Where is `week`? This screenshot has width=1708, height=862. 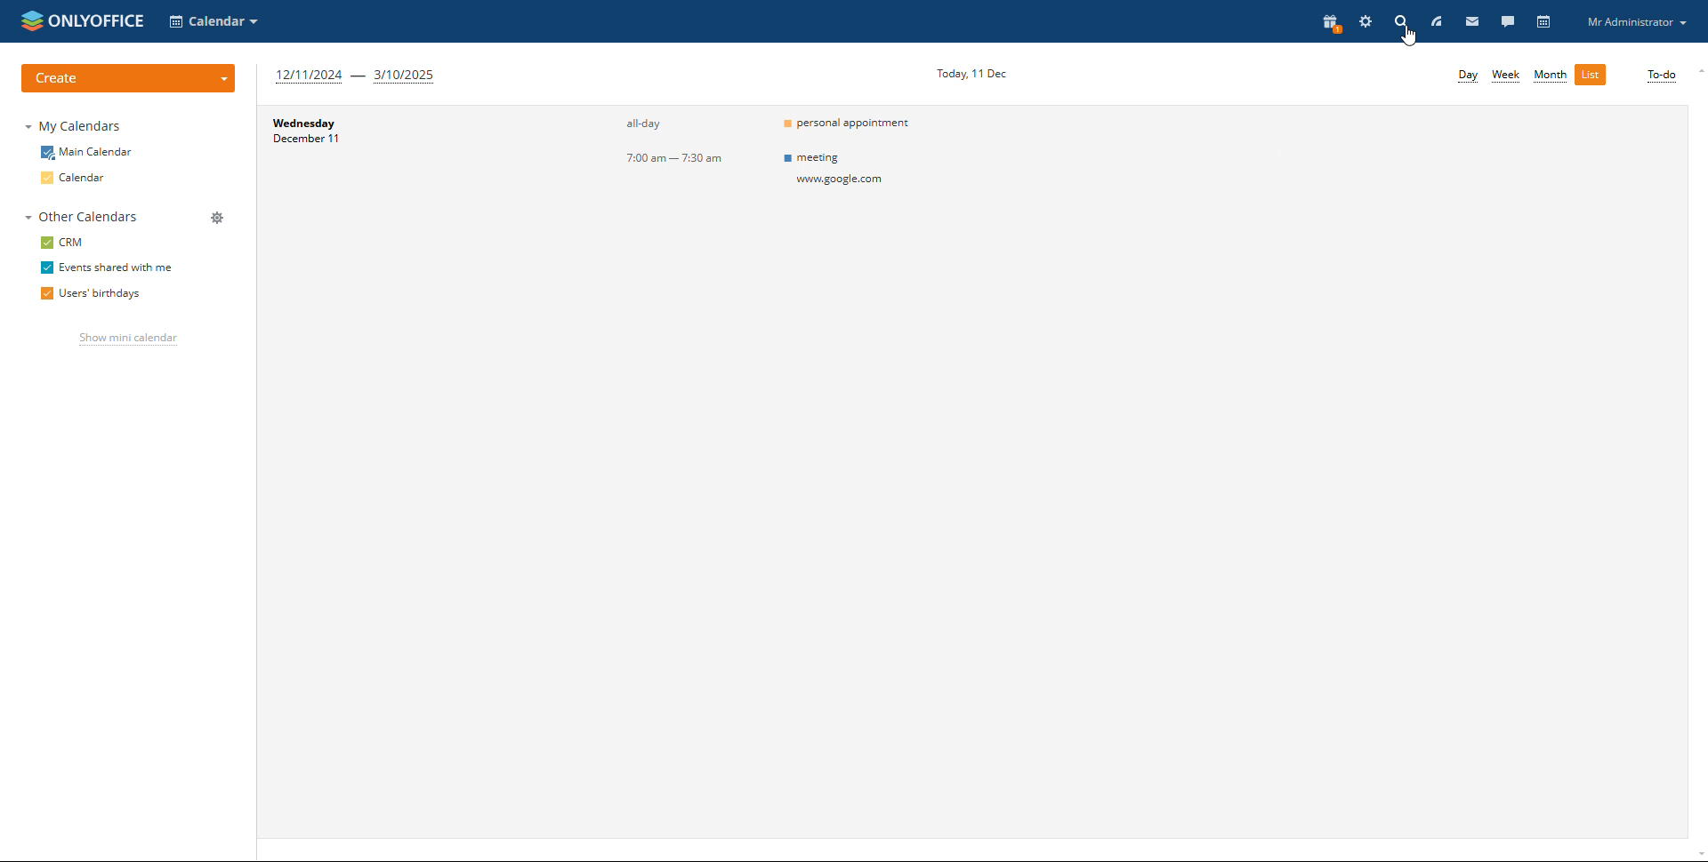
week is located at coordinates (1508, 76).